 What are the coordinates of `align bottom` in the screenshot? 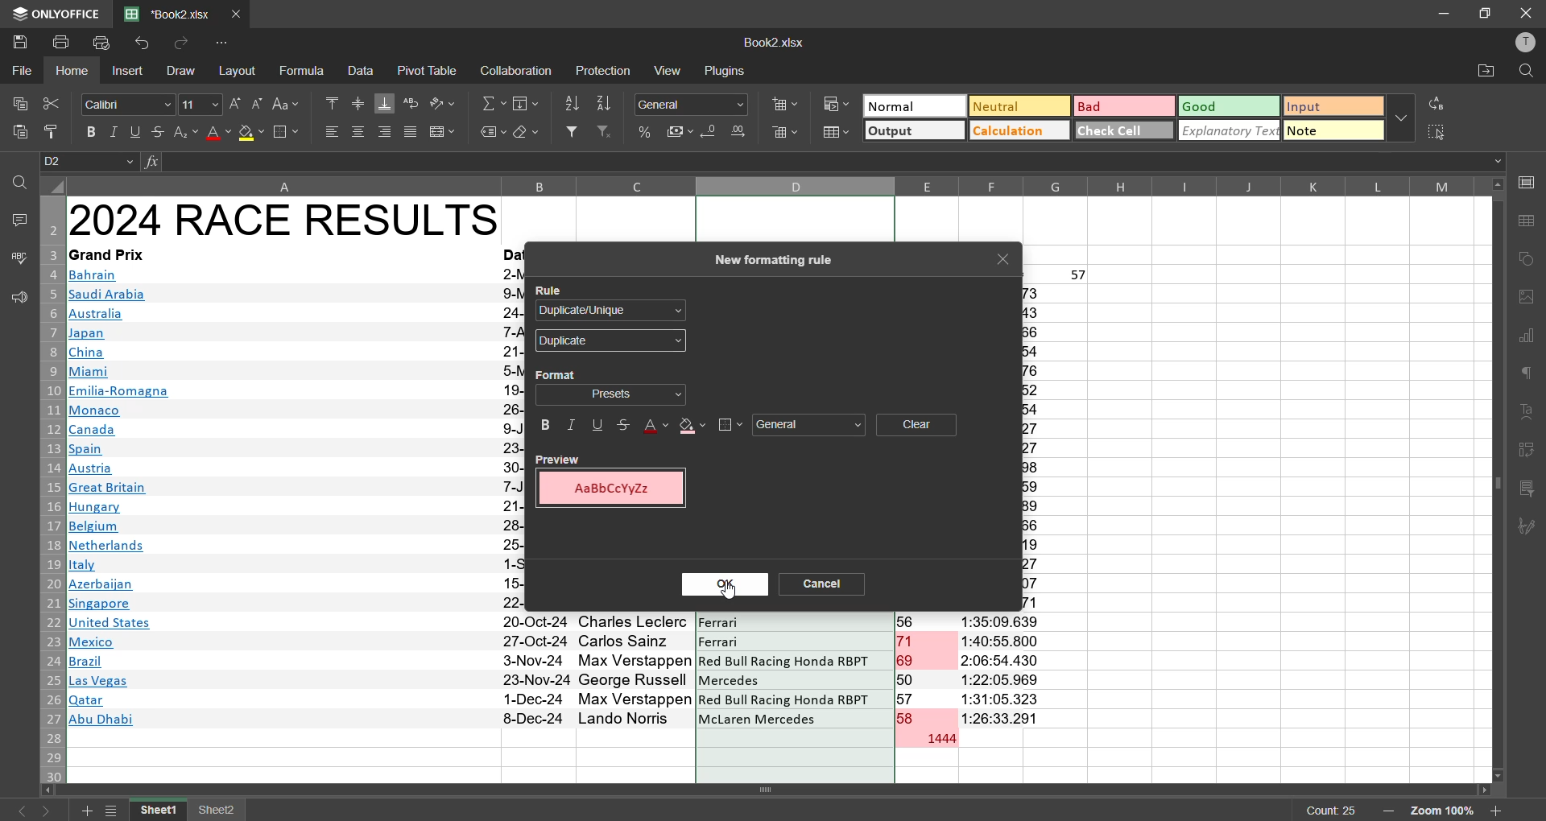 It's located at (386, 103).